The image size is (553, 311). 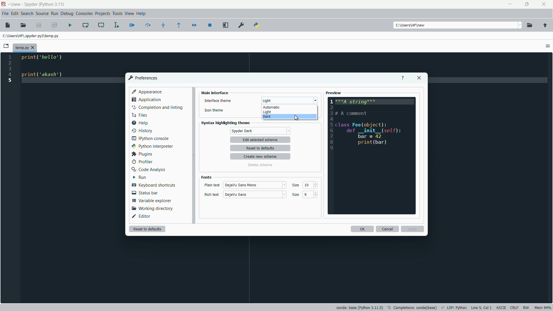 I want to click on directory, so click(x=412, y=26).